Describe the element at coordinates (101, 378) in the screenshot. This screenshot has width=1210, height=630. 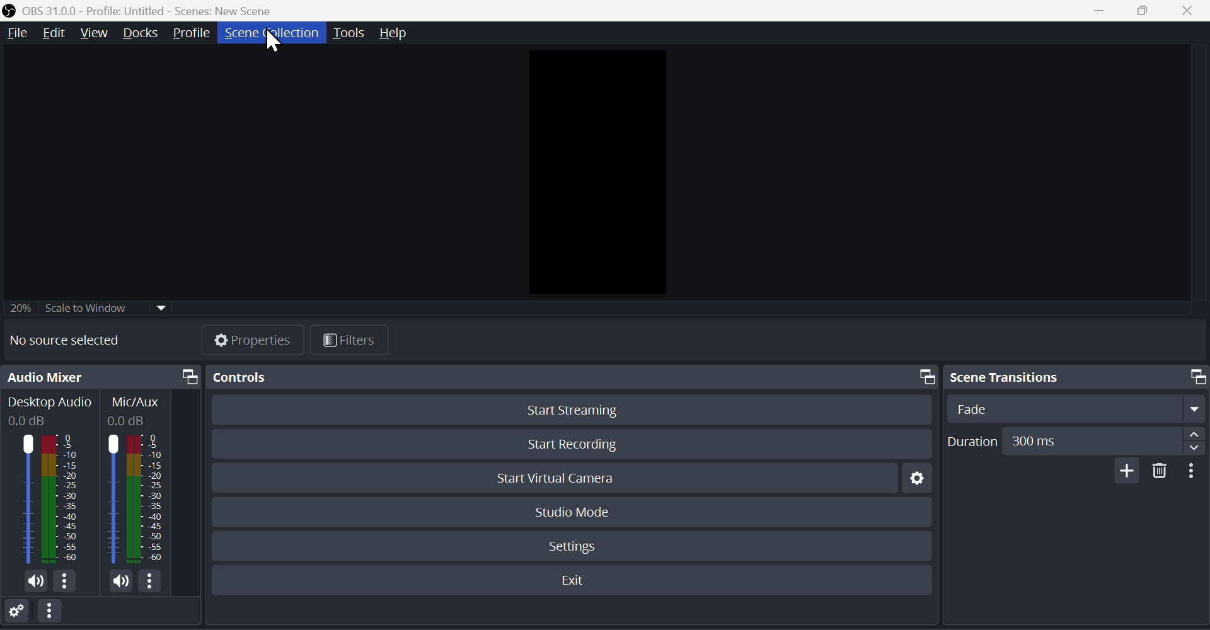
I see `Audio mixer` at that location.